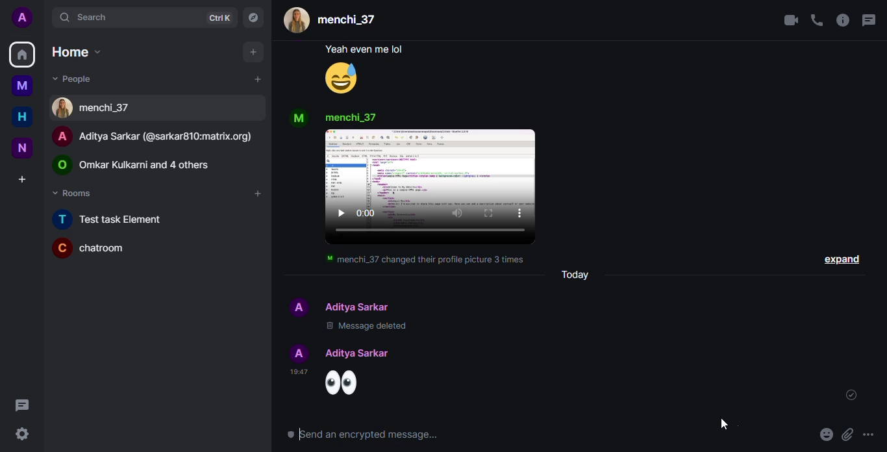  What do you see at coordinates (729, 422) in the screenshot?
I see `cursor` at bounding box center [729, 422].